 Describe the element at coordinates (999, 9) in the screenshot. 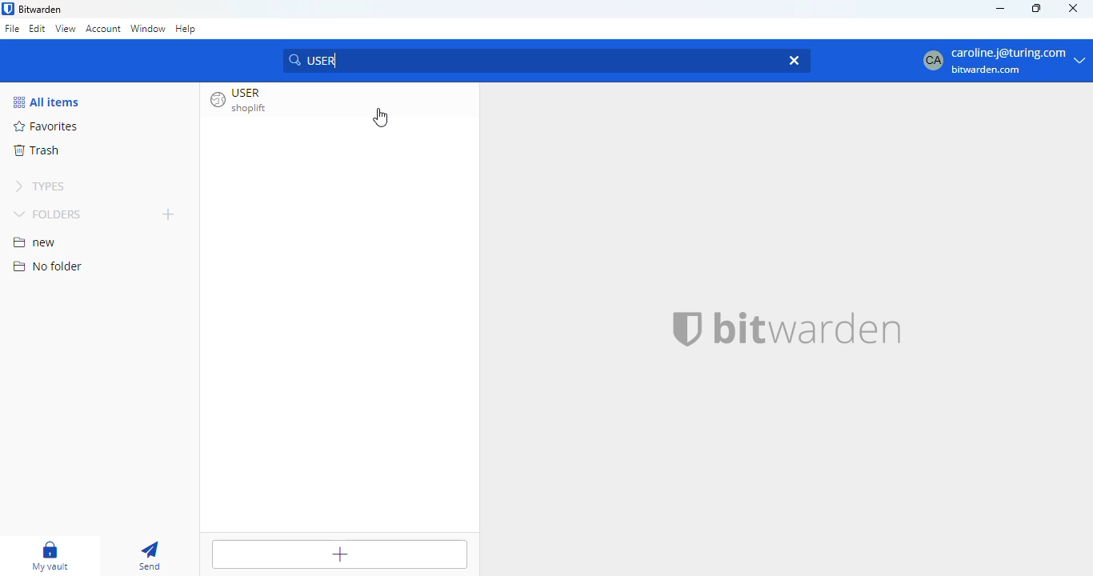

I see `minimize` at that location.